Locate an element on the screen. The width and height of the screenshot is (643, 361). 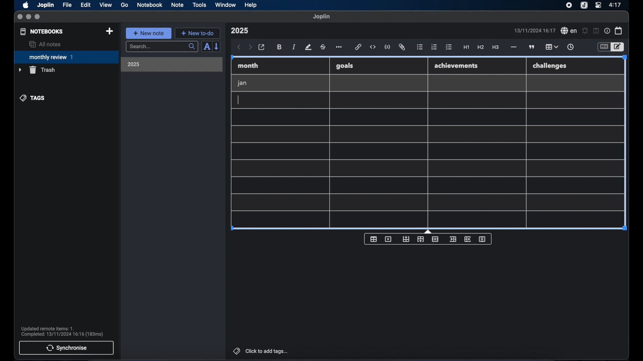
note is located at coordinates (177, 5).